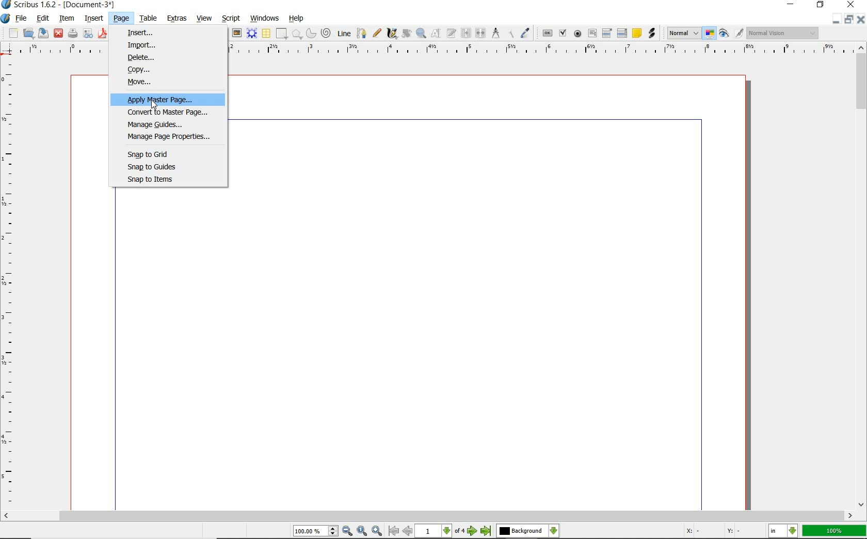  I want to click on scrollbar, so click(428, 516).